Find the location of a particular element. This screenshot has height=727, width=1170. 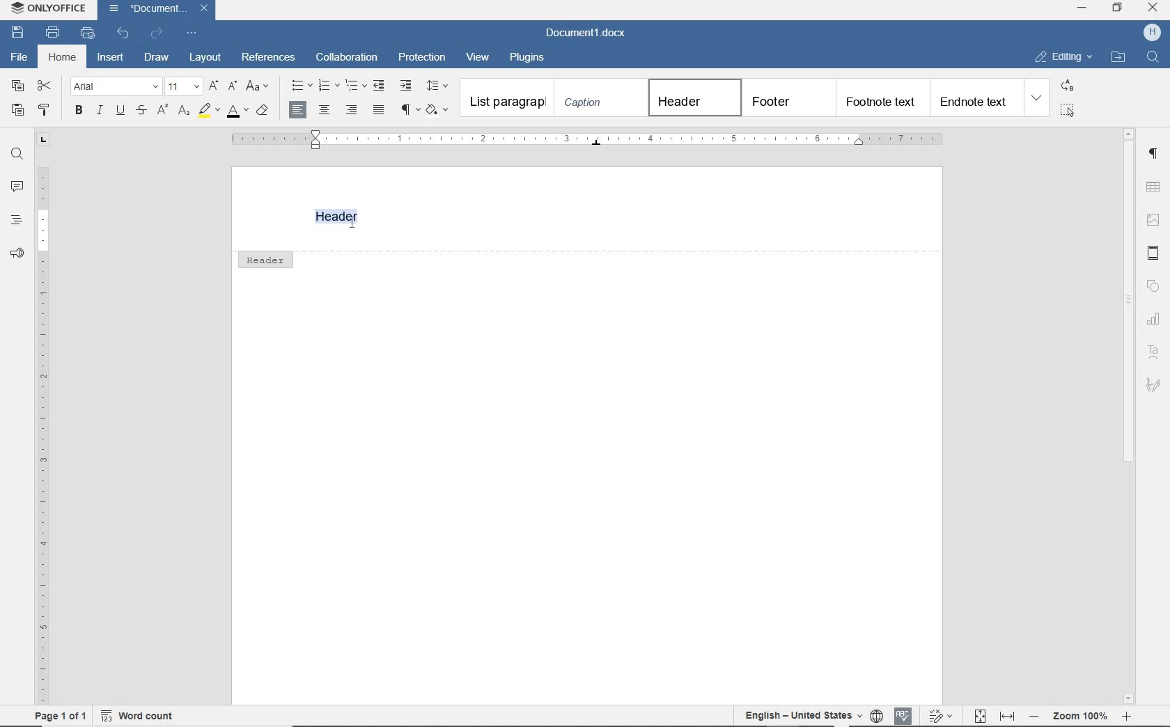

Increase  is located at coordinates (1127, 716).